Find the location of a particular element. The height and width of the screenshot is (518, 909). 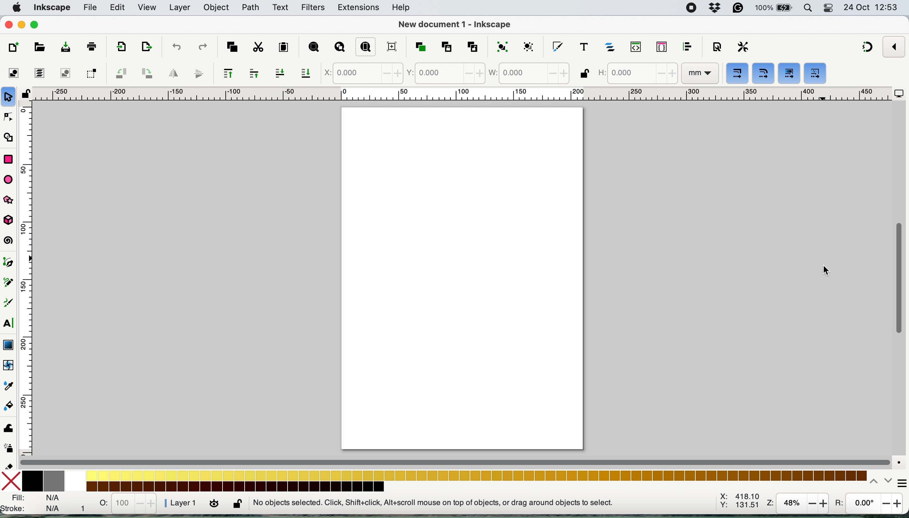

spiral tool is located at coordinates (10, 240).